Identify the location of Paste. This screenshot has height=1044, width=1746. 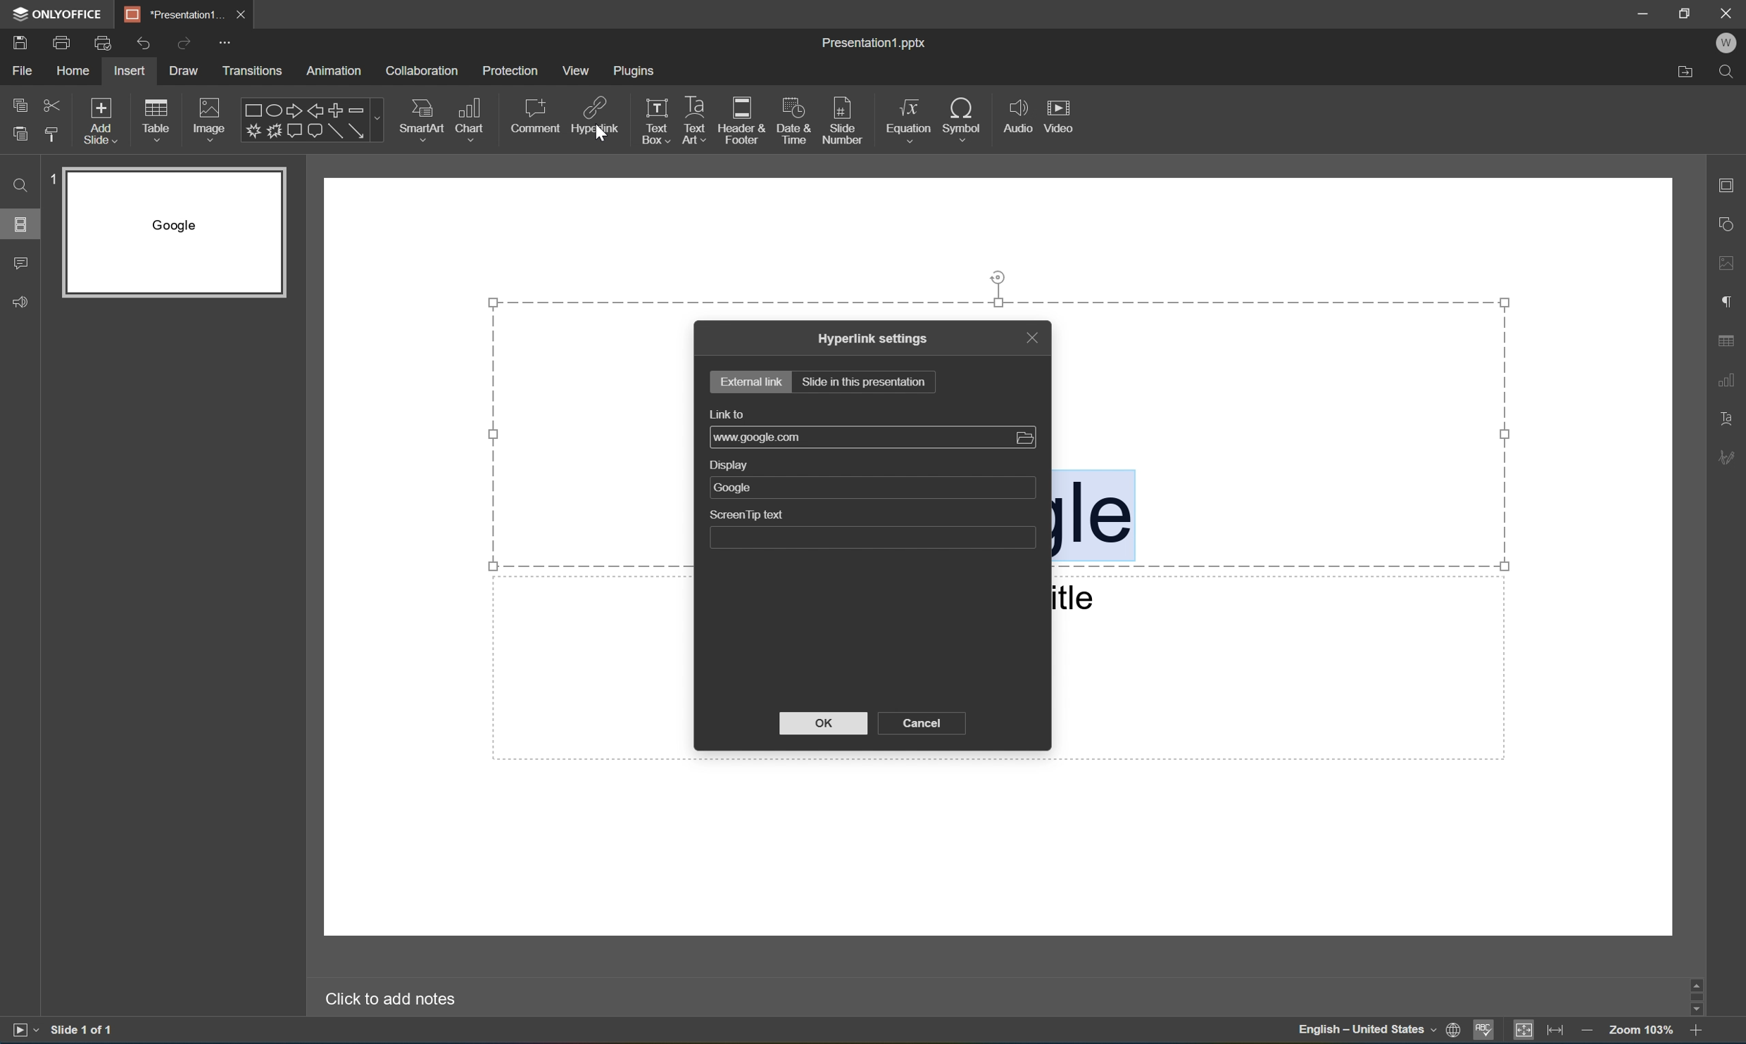
(20, 134).